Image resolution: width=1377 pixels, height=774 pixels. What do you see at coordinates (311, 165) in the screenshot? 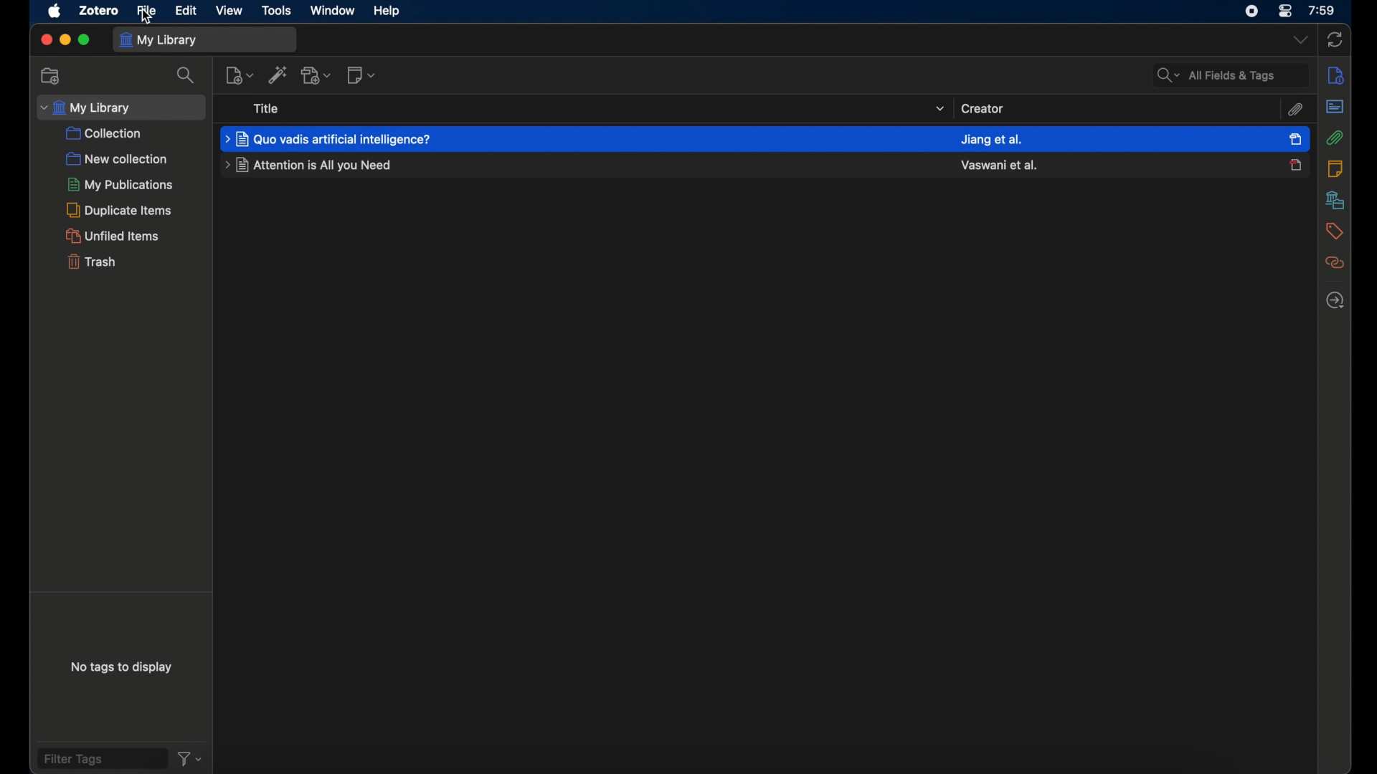
I see `item title` at bounding box center [311, 165].